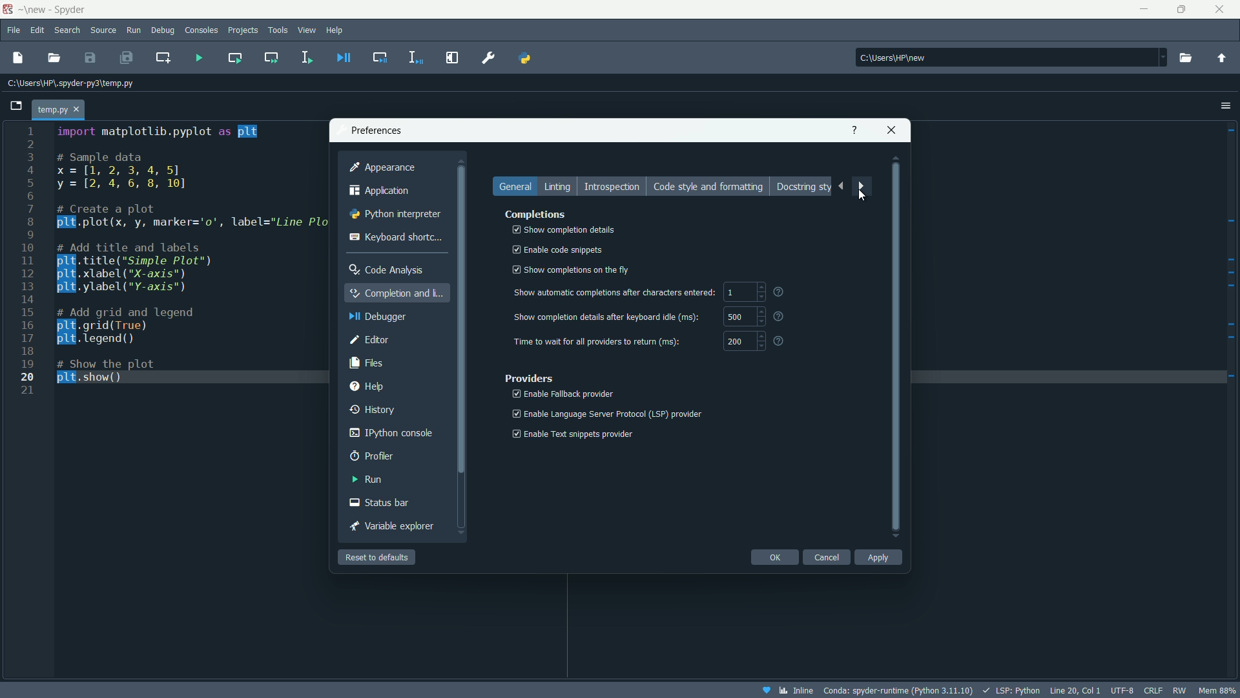 The image size is (1240, 698). What do you see at coordinates (61, 10) in the screenshot?
I see `~\new-Spyder` at bounding box center [61, 10].